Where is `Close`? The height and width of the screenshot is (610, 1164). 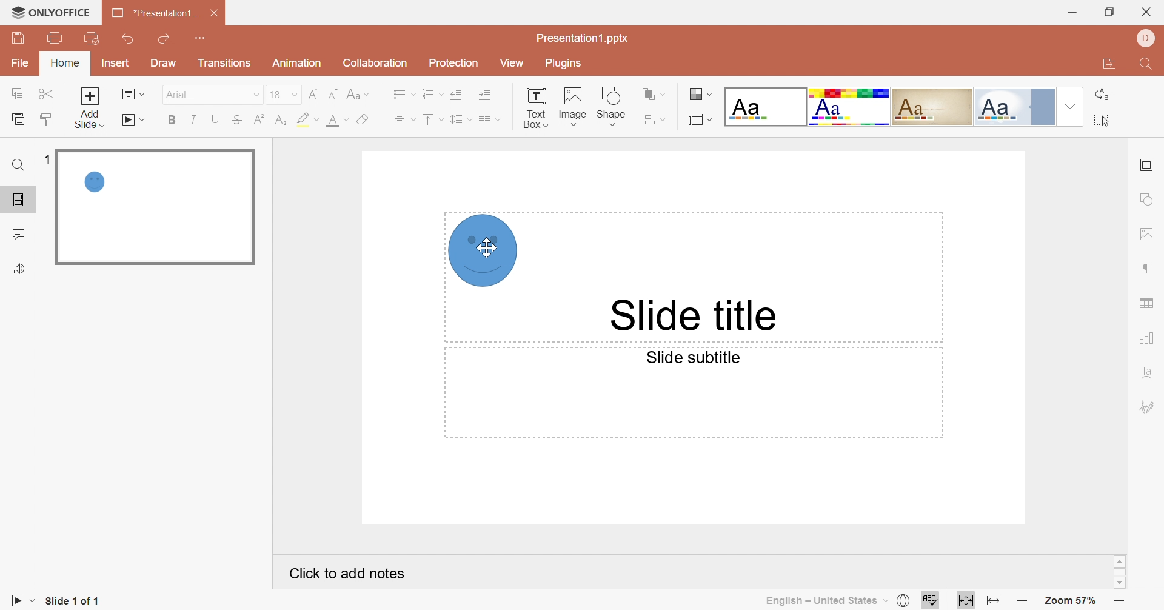
Close is located at coordinates (215, 13).